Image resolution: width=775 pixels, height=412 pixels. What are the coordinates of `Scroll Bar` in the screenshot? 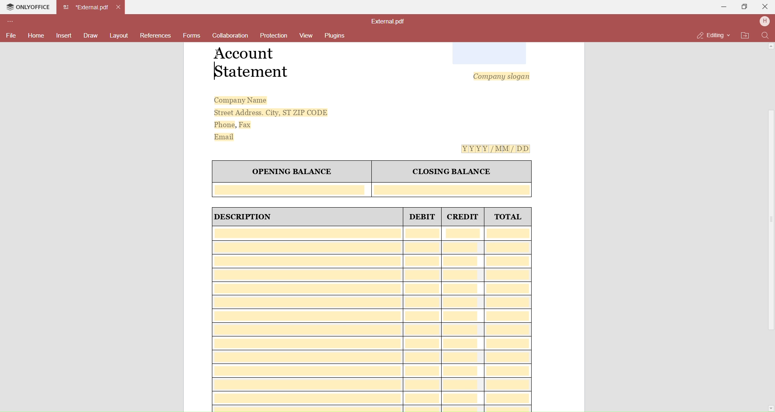 It's located at (770, 221).